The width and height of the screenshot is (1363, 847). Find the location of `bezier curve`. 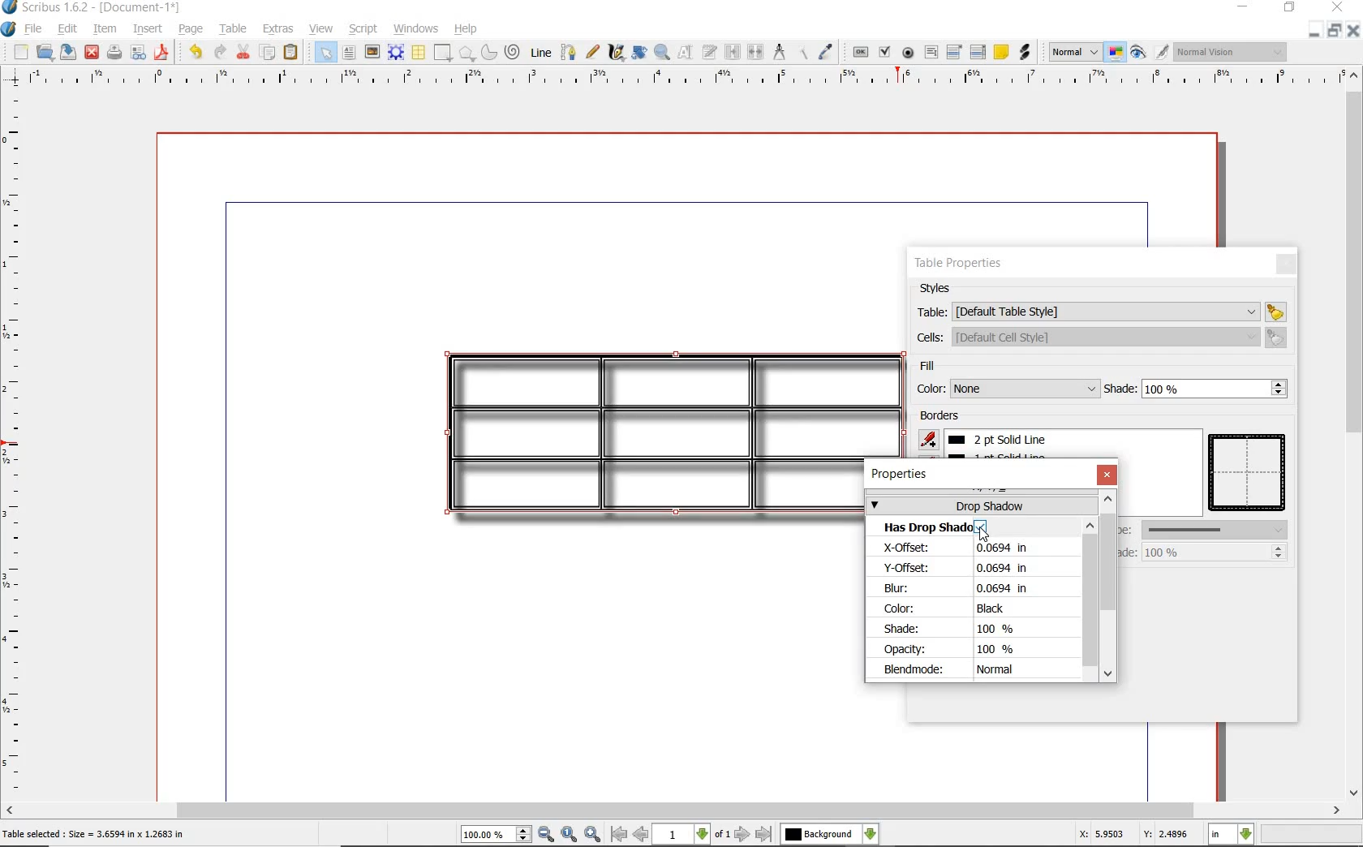

bezier curve is located at coordinates (569, 54).